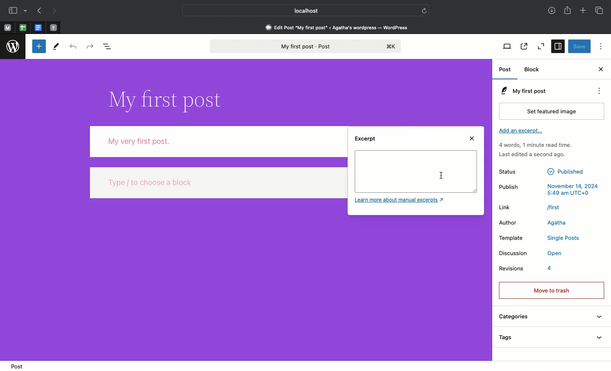 This screenshot has width=611, height=371. What do you see at coordinates (579, 47) in the screenshot?
I see `Save` at bounding box center [579, 47].